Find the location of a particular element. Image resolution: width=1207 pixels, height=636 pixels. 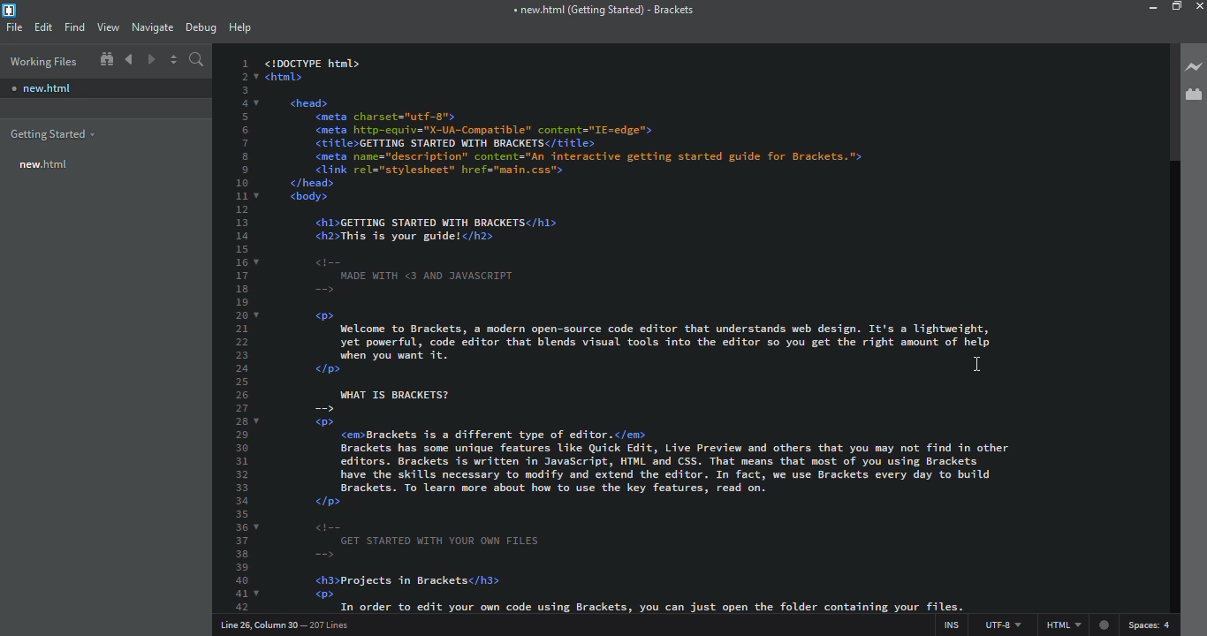

getting started is located at coordinates (54, 134).